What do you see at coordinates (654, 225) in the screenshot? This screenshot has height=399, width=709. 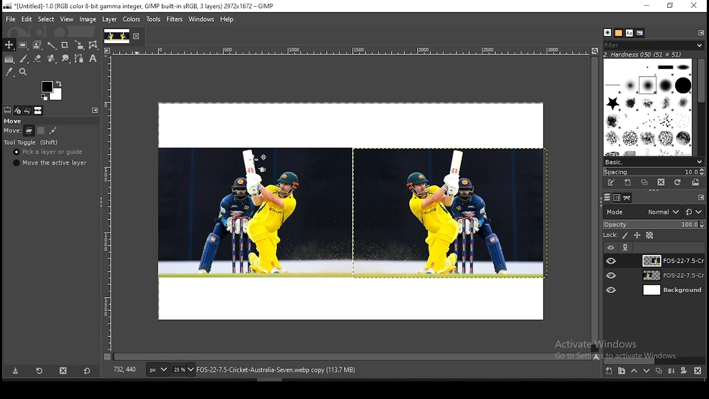 I see `opacity` at bounding box center [654, 225].